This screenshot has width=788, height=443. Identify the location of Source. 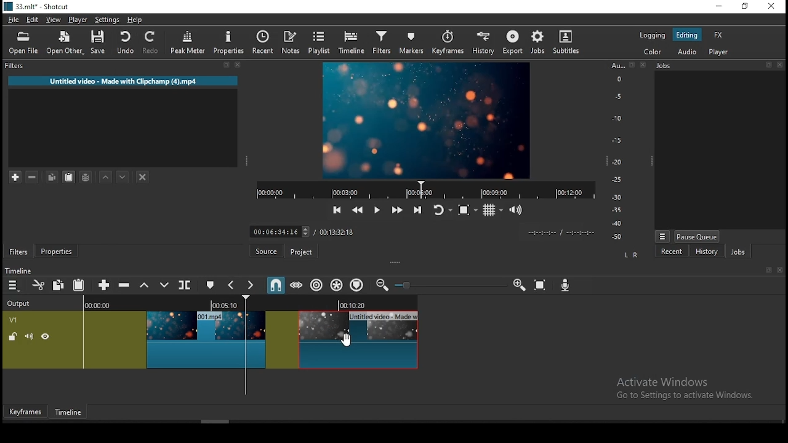
(265, 251).